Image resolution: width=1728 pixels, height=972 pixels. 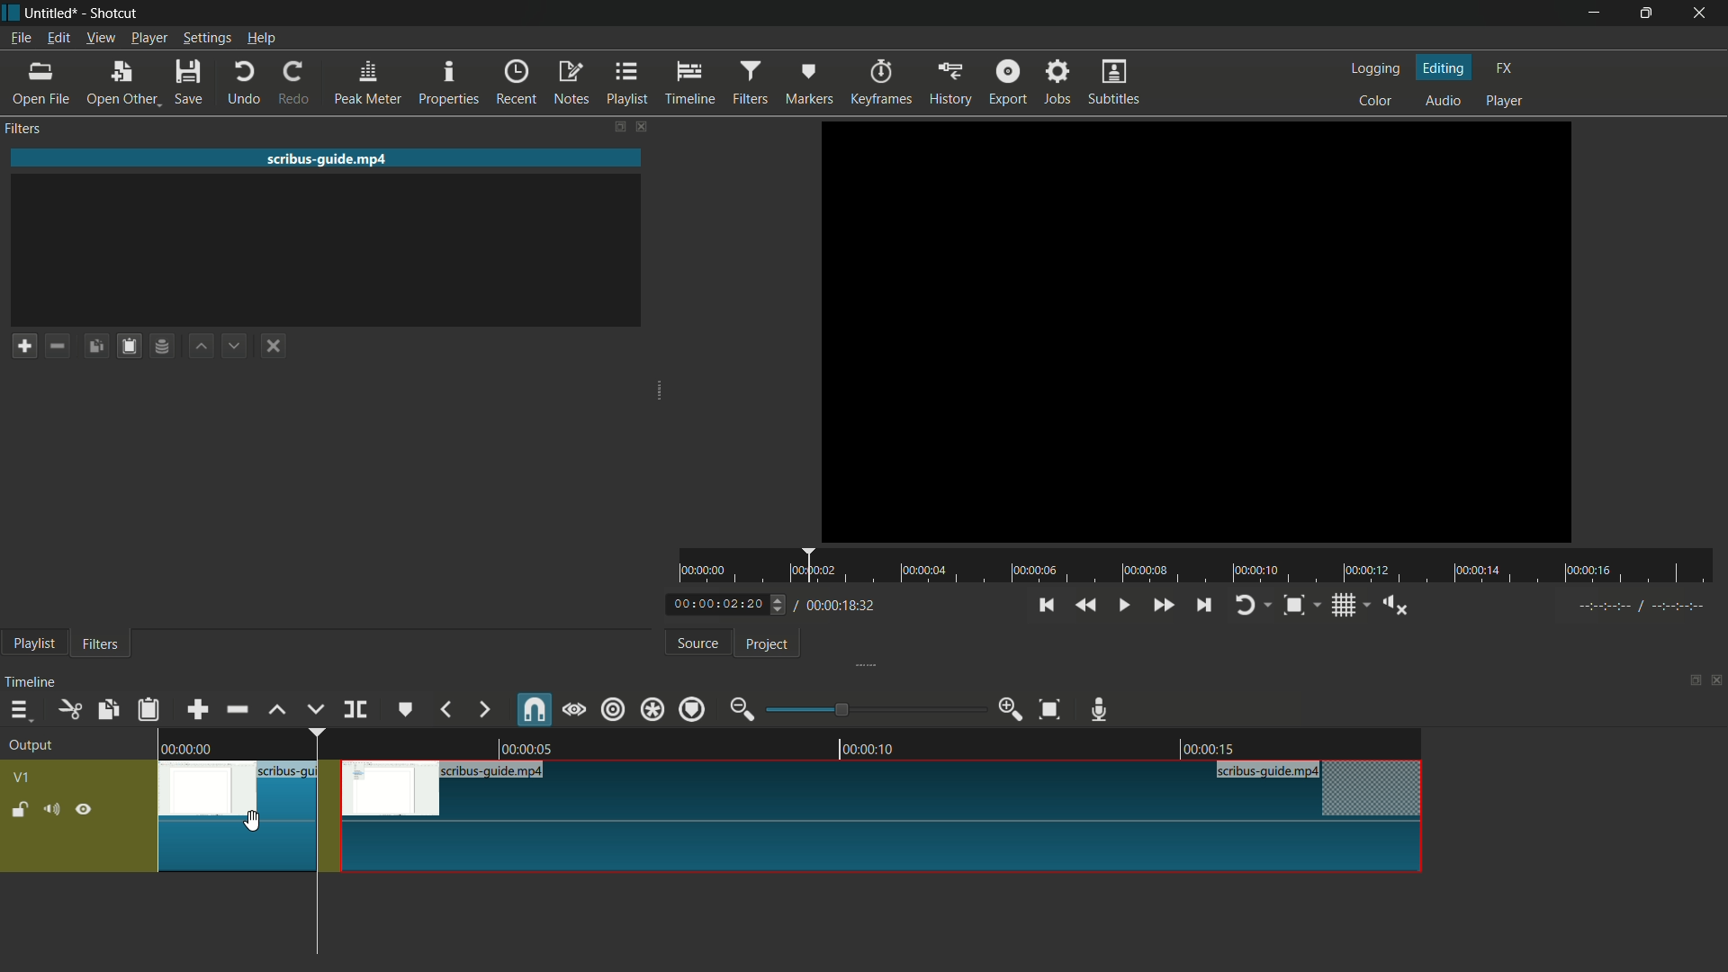 I want to click on file menu, so click(x=20, y=38).